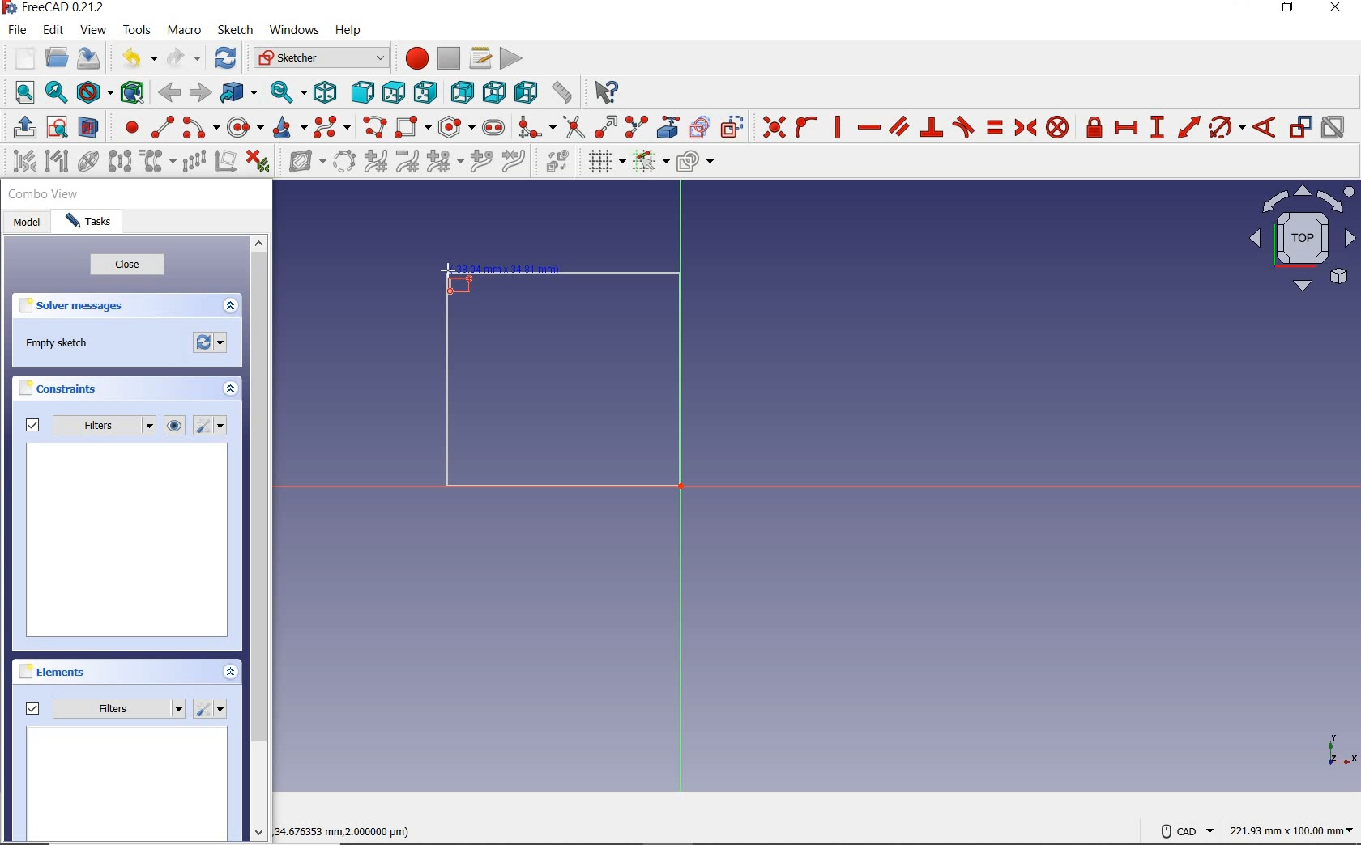  Describe the element at coordinates (607, 93) in the screenshot. I see `what's this?` at that location.